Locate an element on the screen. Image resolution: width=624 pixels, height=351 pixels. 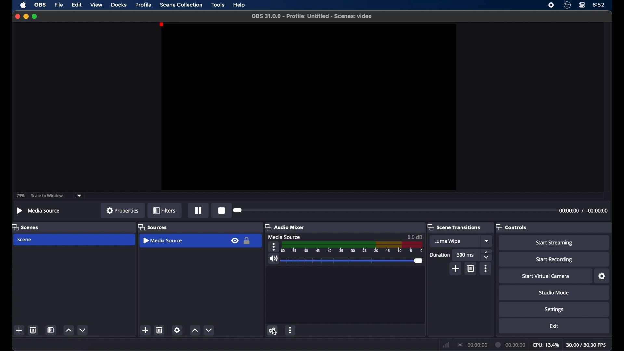
more options is located at coordinates (291, 330).